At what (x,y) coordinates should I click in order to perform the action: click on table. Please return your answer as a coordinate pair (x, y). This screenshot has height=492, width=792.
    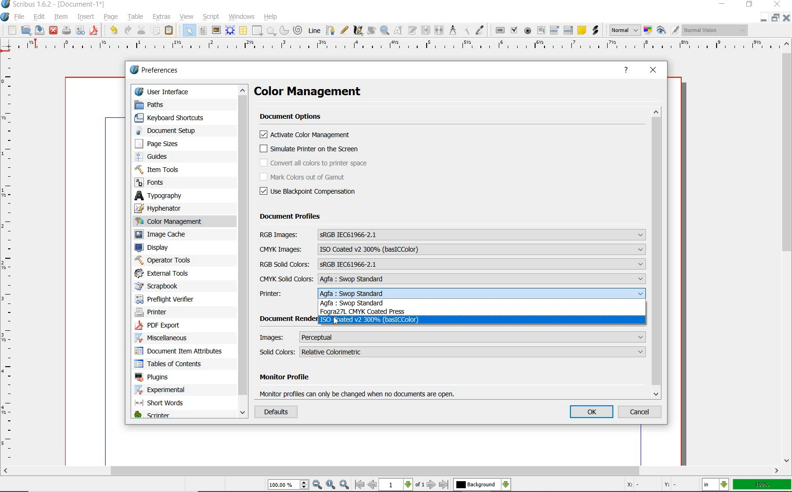
    Looking at the image, I should click on (243, 31).